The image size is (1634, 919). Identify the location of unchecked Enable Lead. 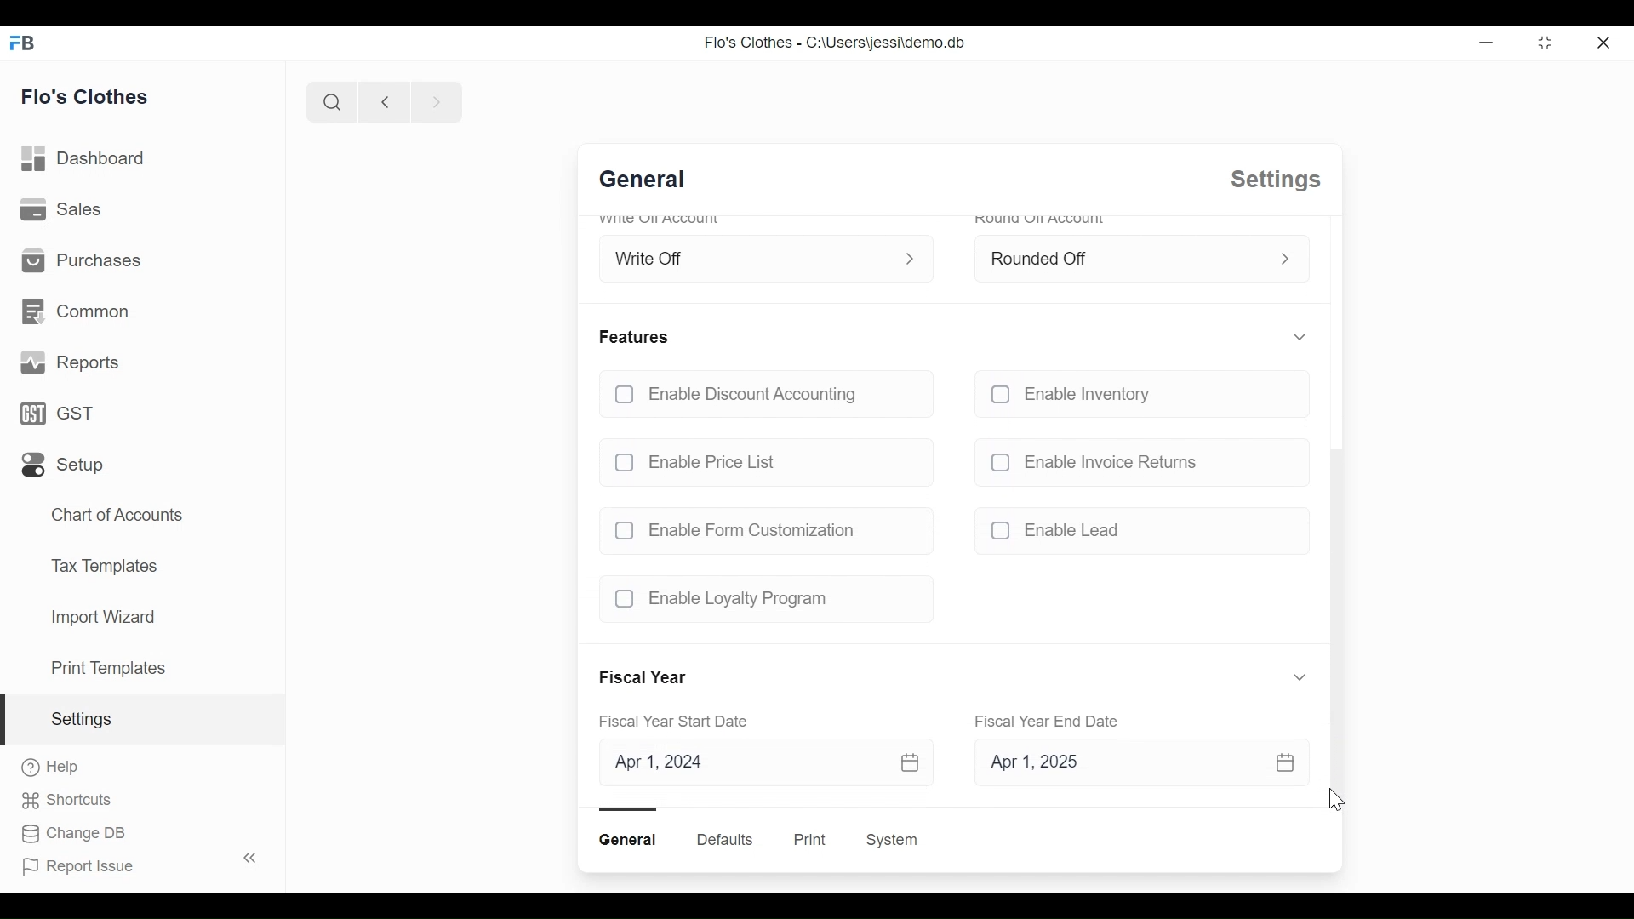
(1136, 534).